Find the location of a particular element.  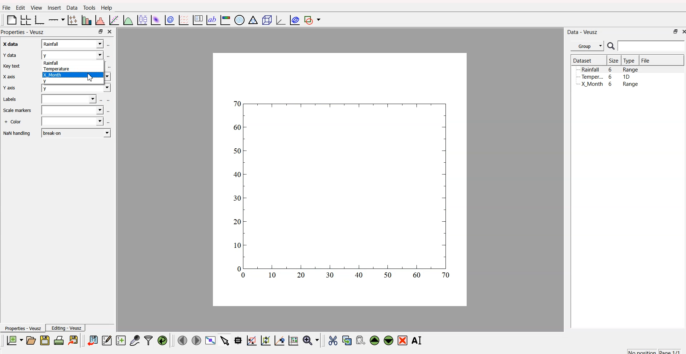

3D scene is located at coordinates (265, 20).